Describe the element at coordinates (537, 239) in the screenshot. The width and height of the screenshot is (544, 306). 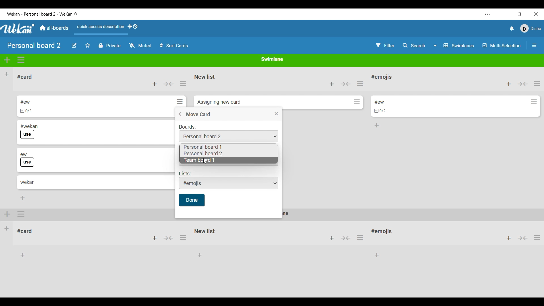
I see `options` at that location.